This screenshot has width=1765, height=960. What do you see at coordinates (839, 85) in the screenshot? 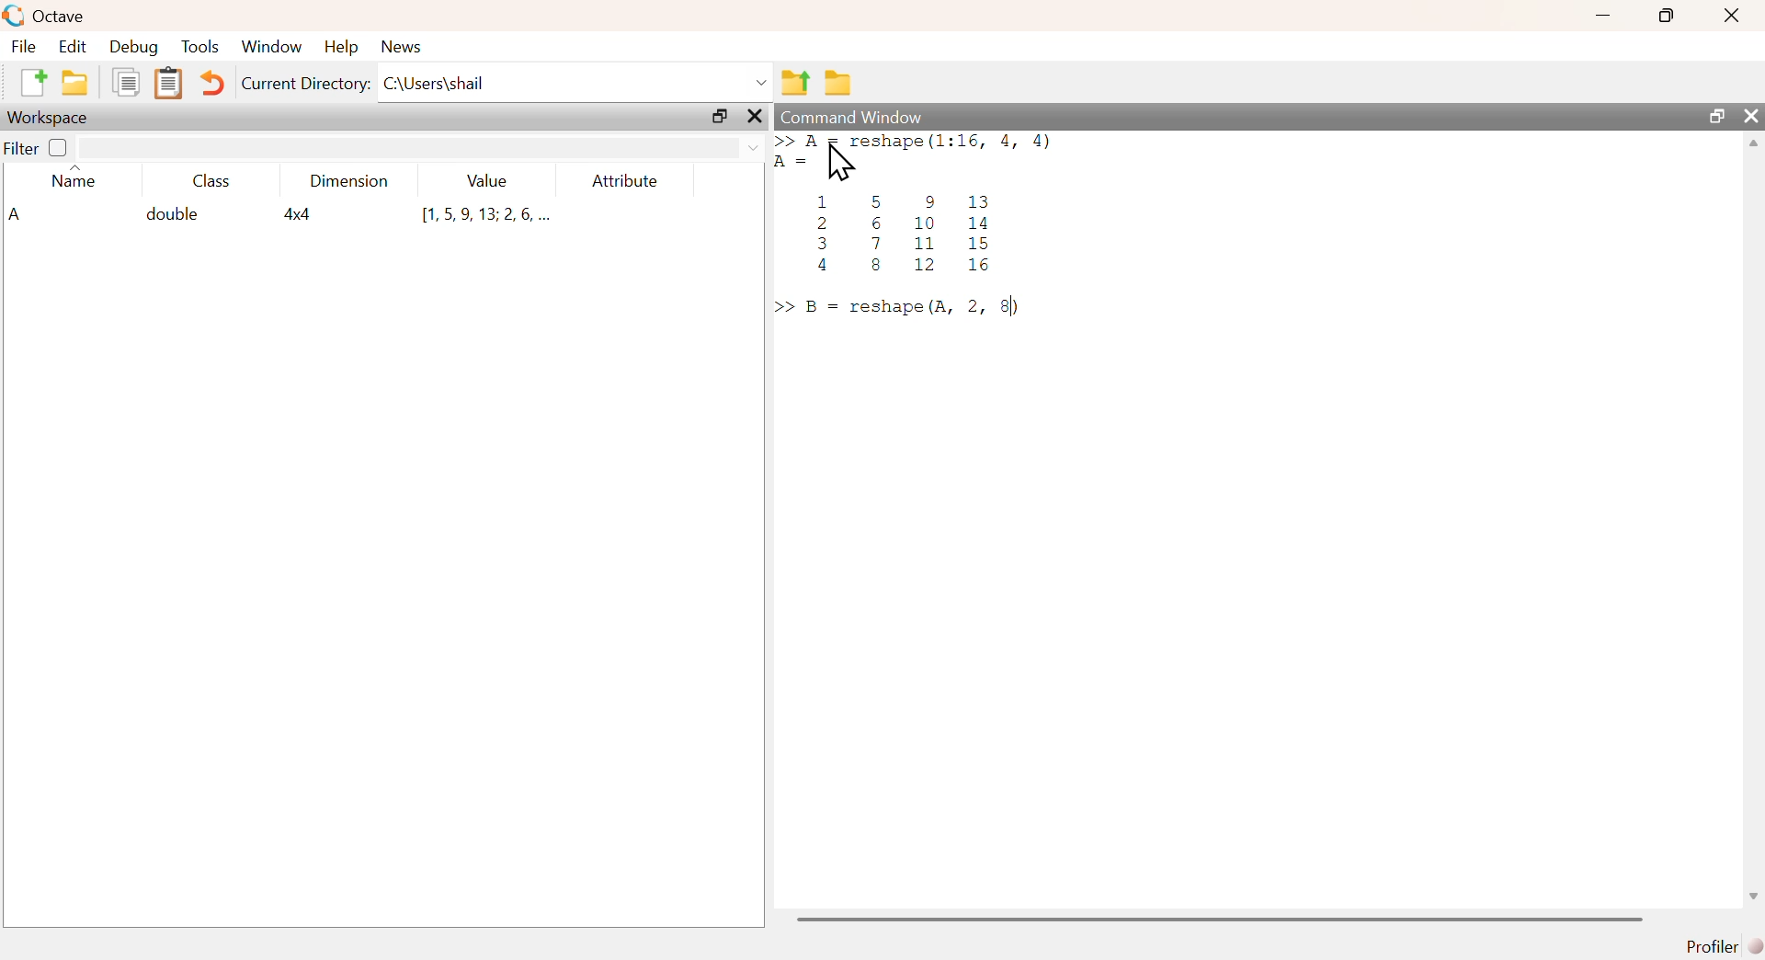
I see `browse directories` at bounding box center [839, 85].